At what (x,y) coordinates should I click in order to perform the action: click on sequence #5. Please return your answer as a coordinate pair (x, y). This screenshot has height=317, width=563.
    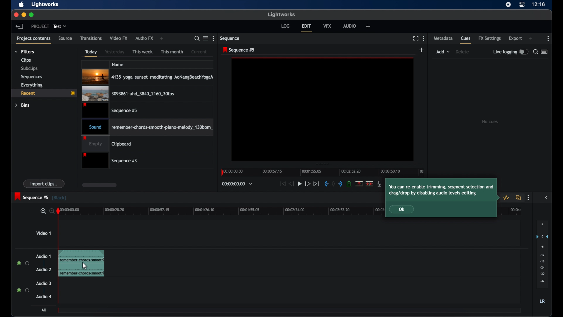
    Looking at the image, I should click on (109, 110).